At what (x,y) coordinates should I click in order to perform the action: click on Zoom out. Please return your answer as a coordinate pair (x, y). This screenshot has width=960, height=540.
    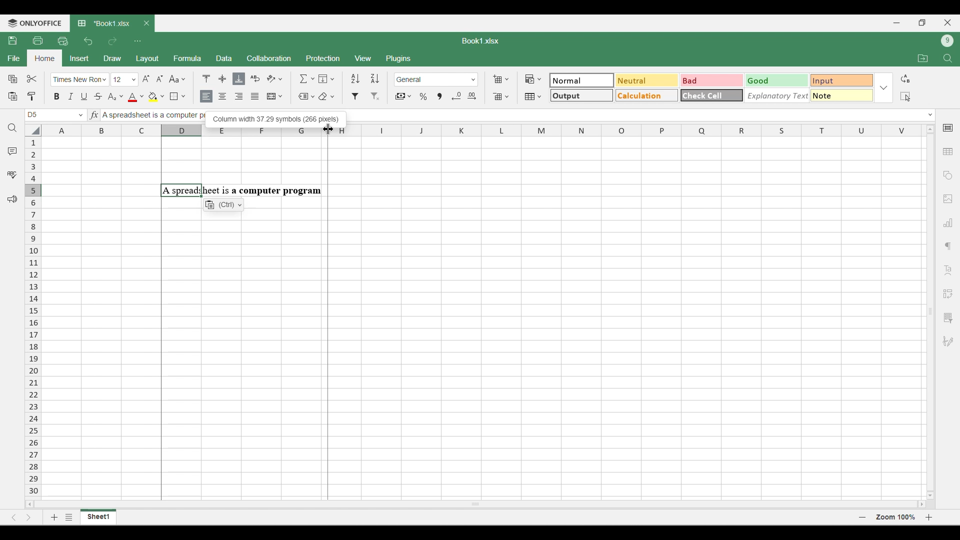
    Looking at the image, I should click on (862, 517).